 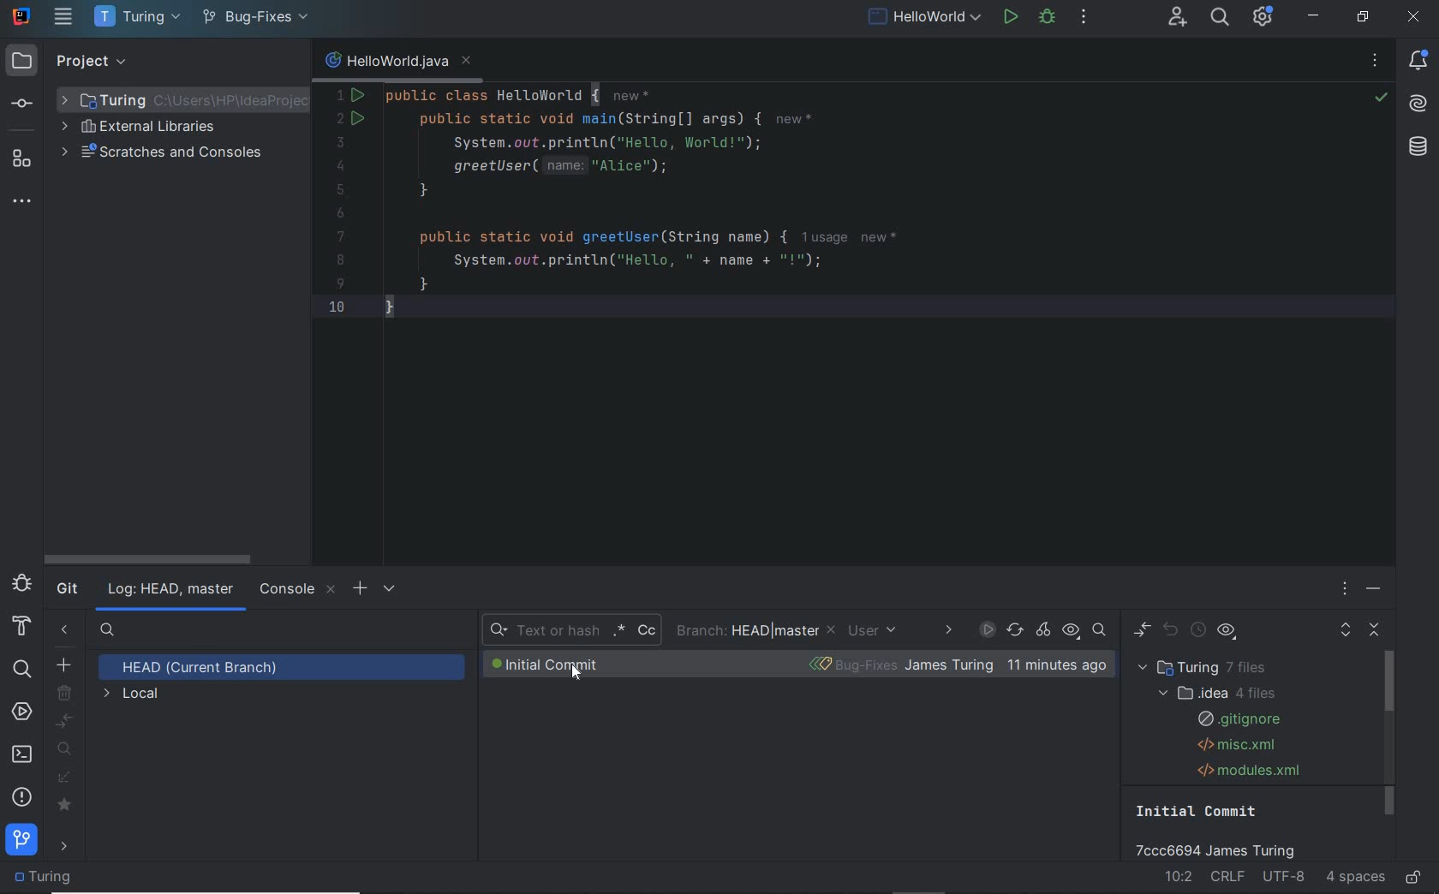 I want to click on AI Assistant, so click(x=1418, y=102).